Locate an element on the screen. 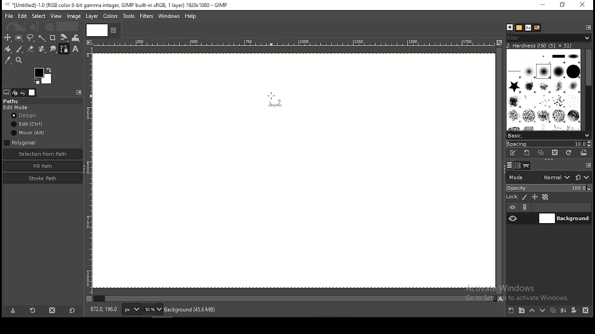 This screenshot has width=595, height=334. layer visibility on/off is located at coordinates (513, 218).